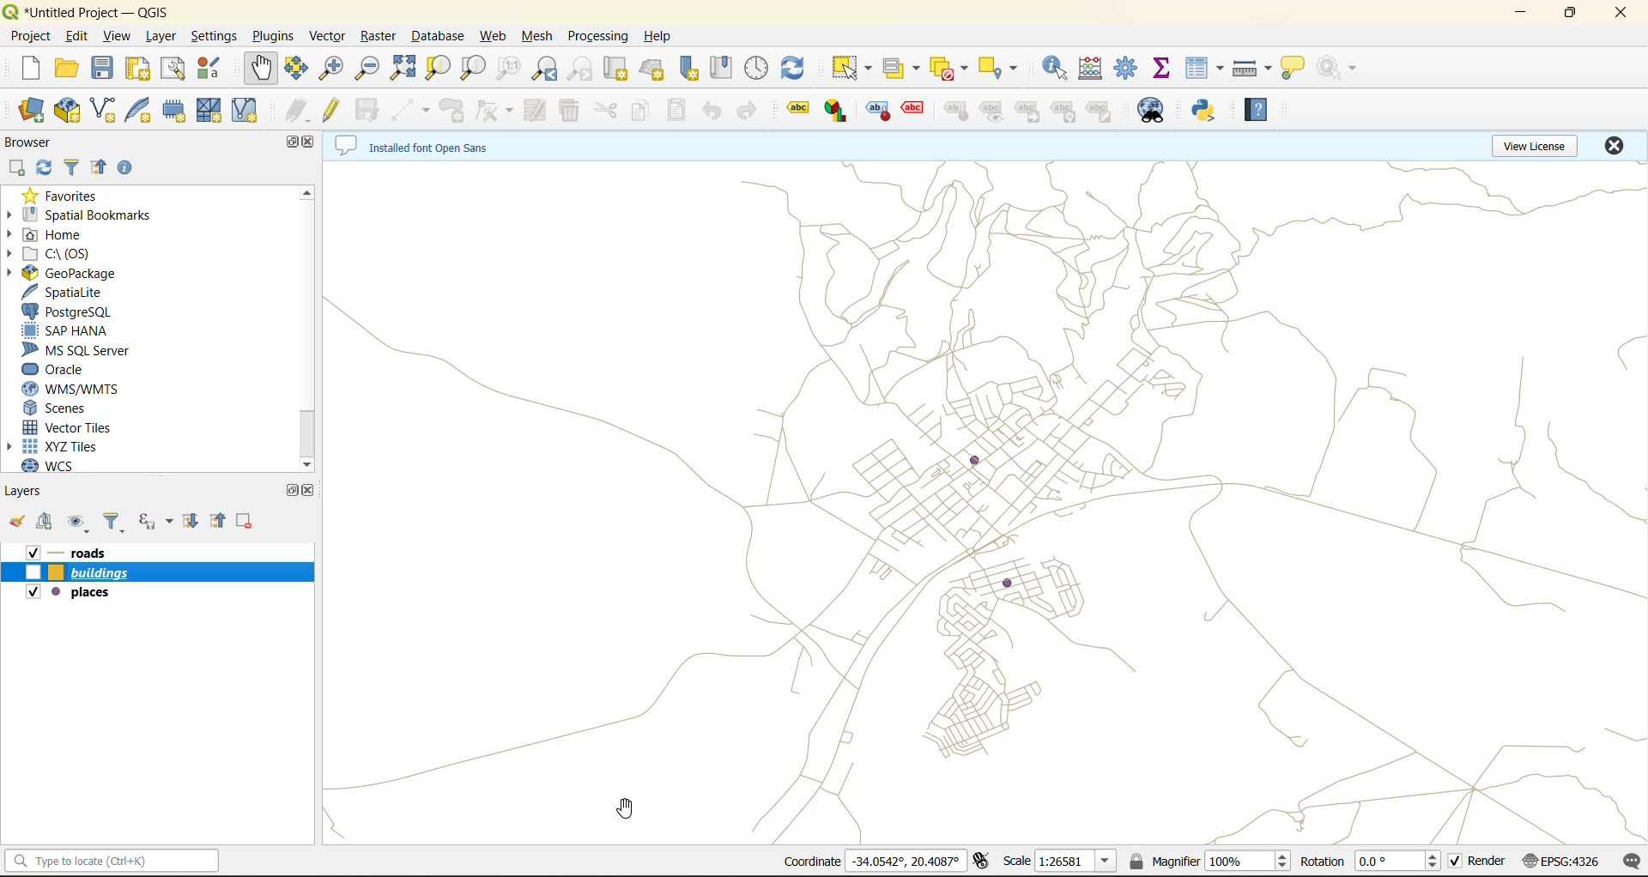 Image resolution: width=1648 pixels, height=877 pixels. What do you see at coordinates (423, 150) in the screenshot?
I see `metadata` at bounding box center [423, 150].